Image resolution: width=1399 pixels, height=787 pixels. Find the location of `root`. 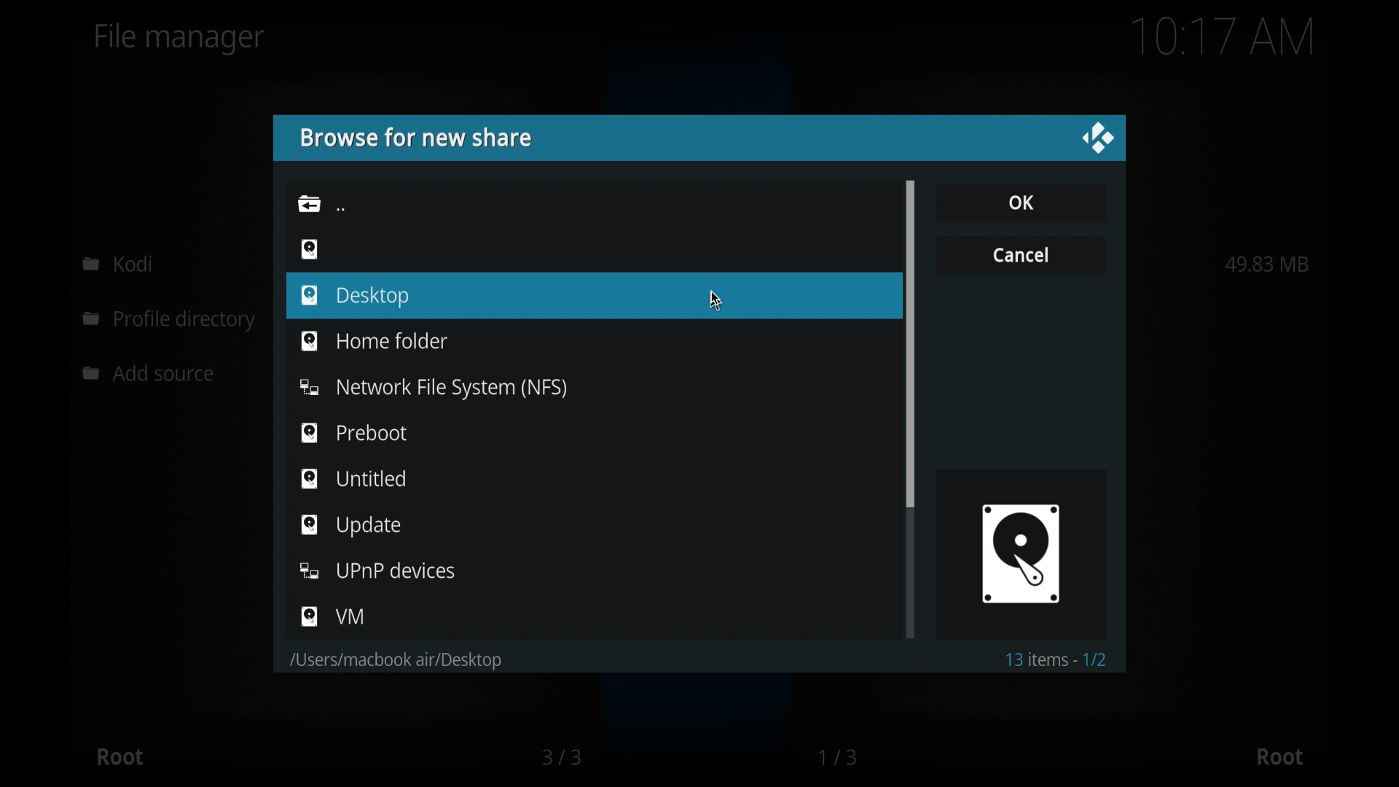

root is located at coordinates (1280, 757).